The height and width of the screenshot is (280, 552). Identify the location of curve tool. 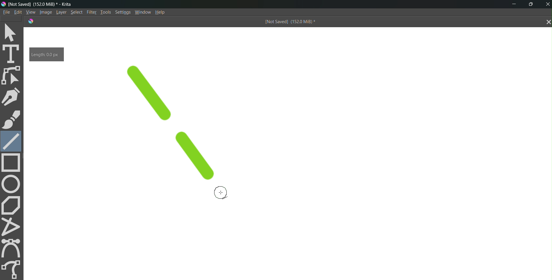
(13, 248).